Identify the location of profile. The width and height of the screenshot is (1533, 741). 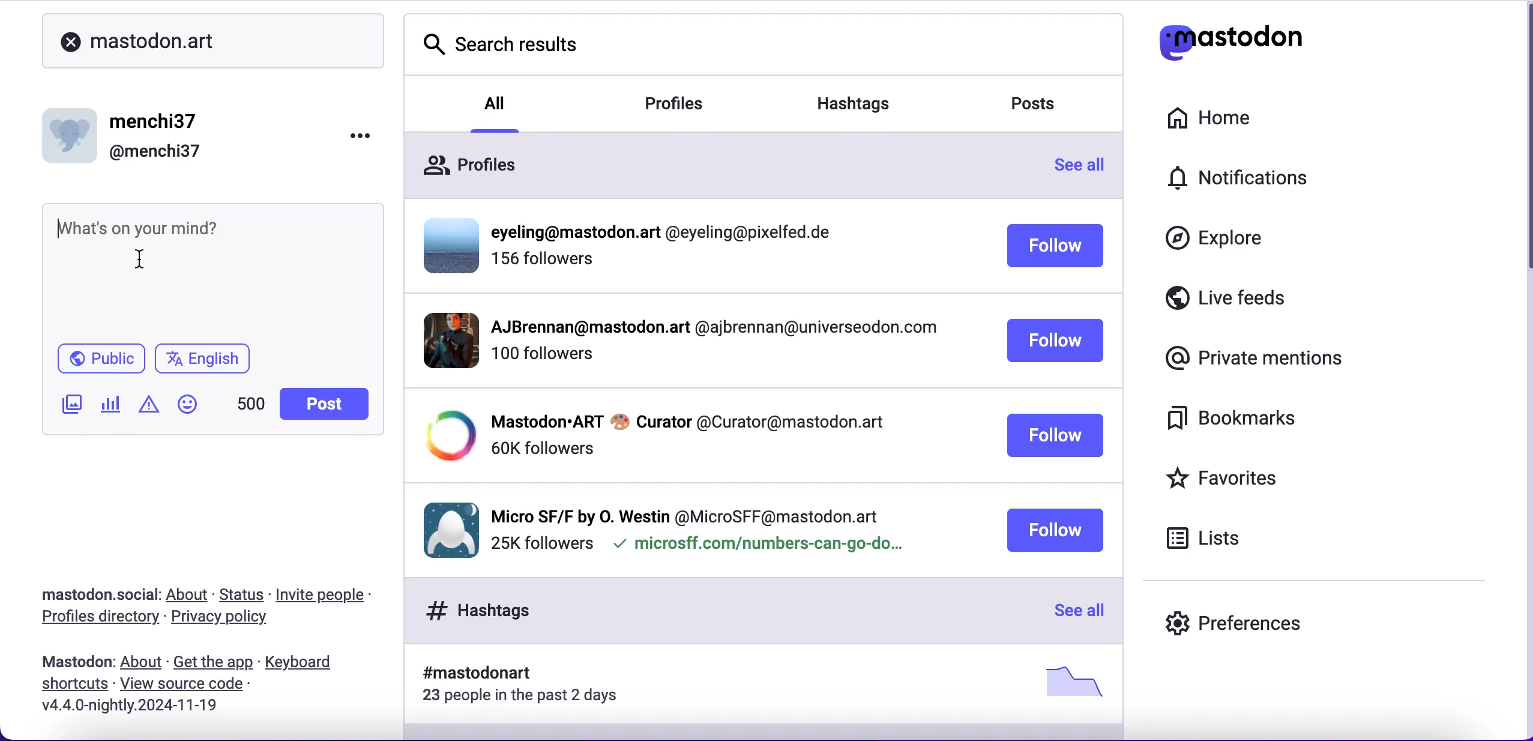
(686, 513).